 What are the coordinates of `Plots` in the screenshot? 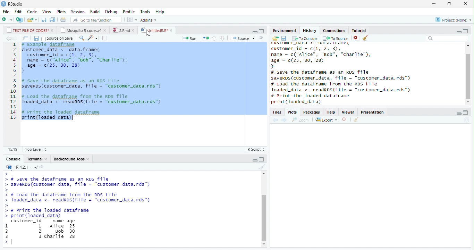 It's located at (292, 112).